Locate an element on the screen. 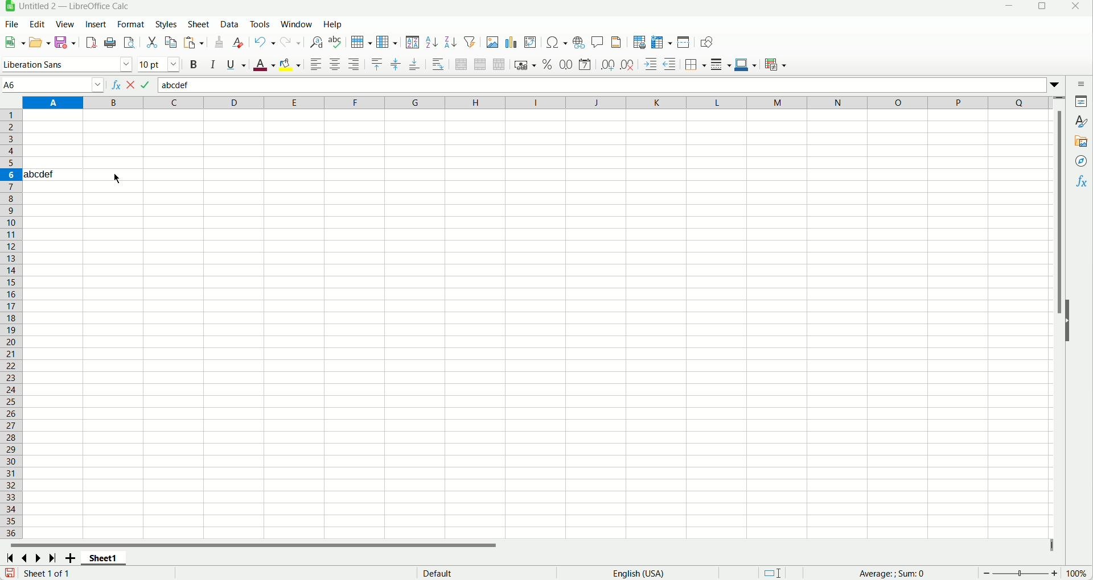 Image resolution: width=1093 pixels, height=580 pixels. italics is located at coordinates (211, 64).